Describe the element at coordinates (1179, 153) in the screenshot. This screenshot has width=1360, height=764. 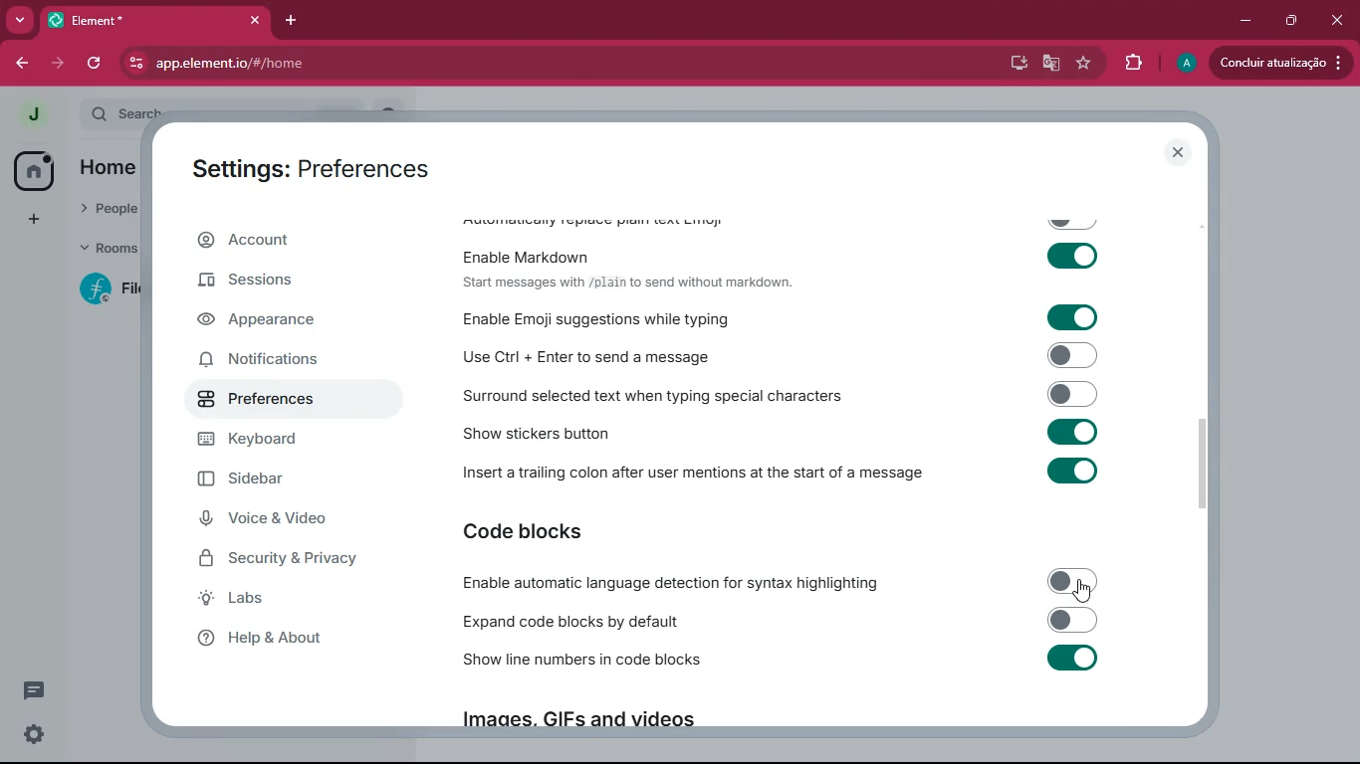
I see `close` at that location.